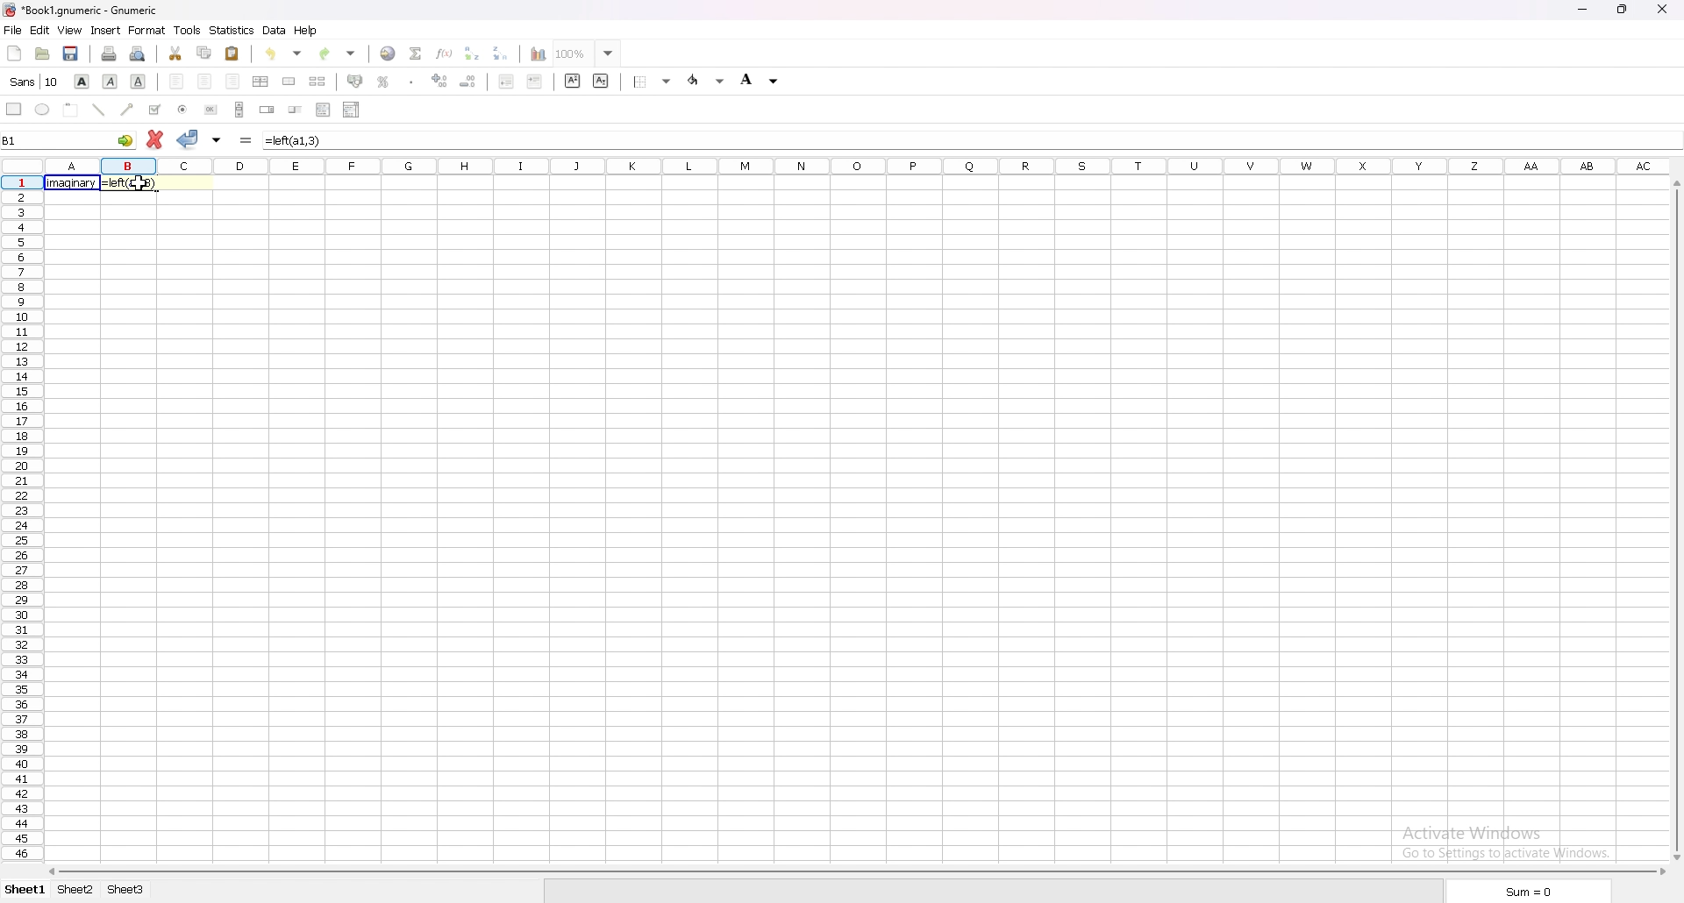 The height and width of the screenshot is (903, 1684). I want to click on thousands separator, so click(411, 81).